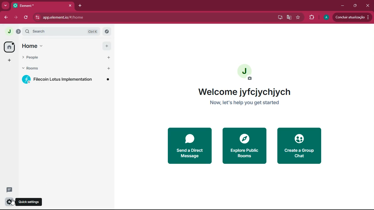  What do you see at coordinates (189, 146) in the screenshot?
I see `send a direct message` at bounding box center [189, 146].